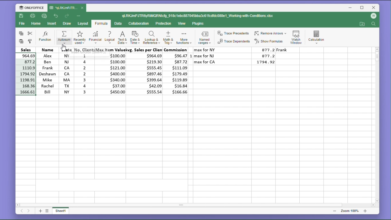 This screenshot has height=220, width=391. I want to click on cell selection, so click(26, 74).